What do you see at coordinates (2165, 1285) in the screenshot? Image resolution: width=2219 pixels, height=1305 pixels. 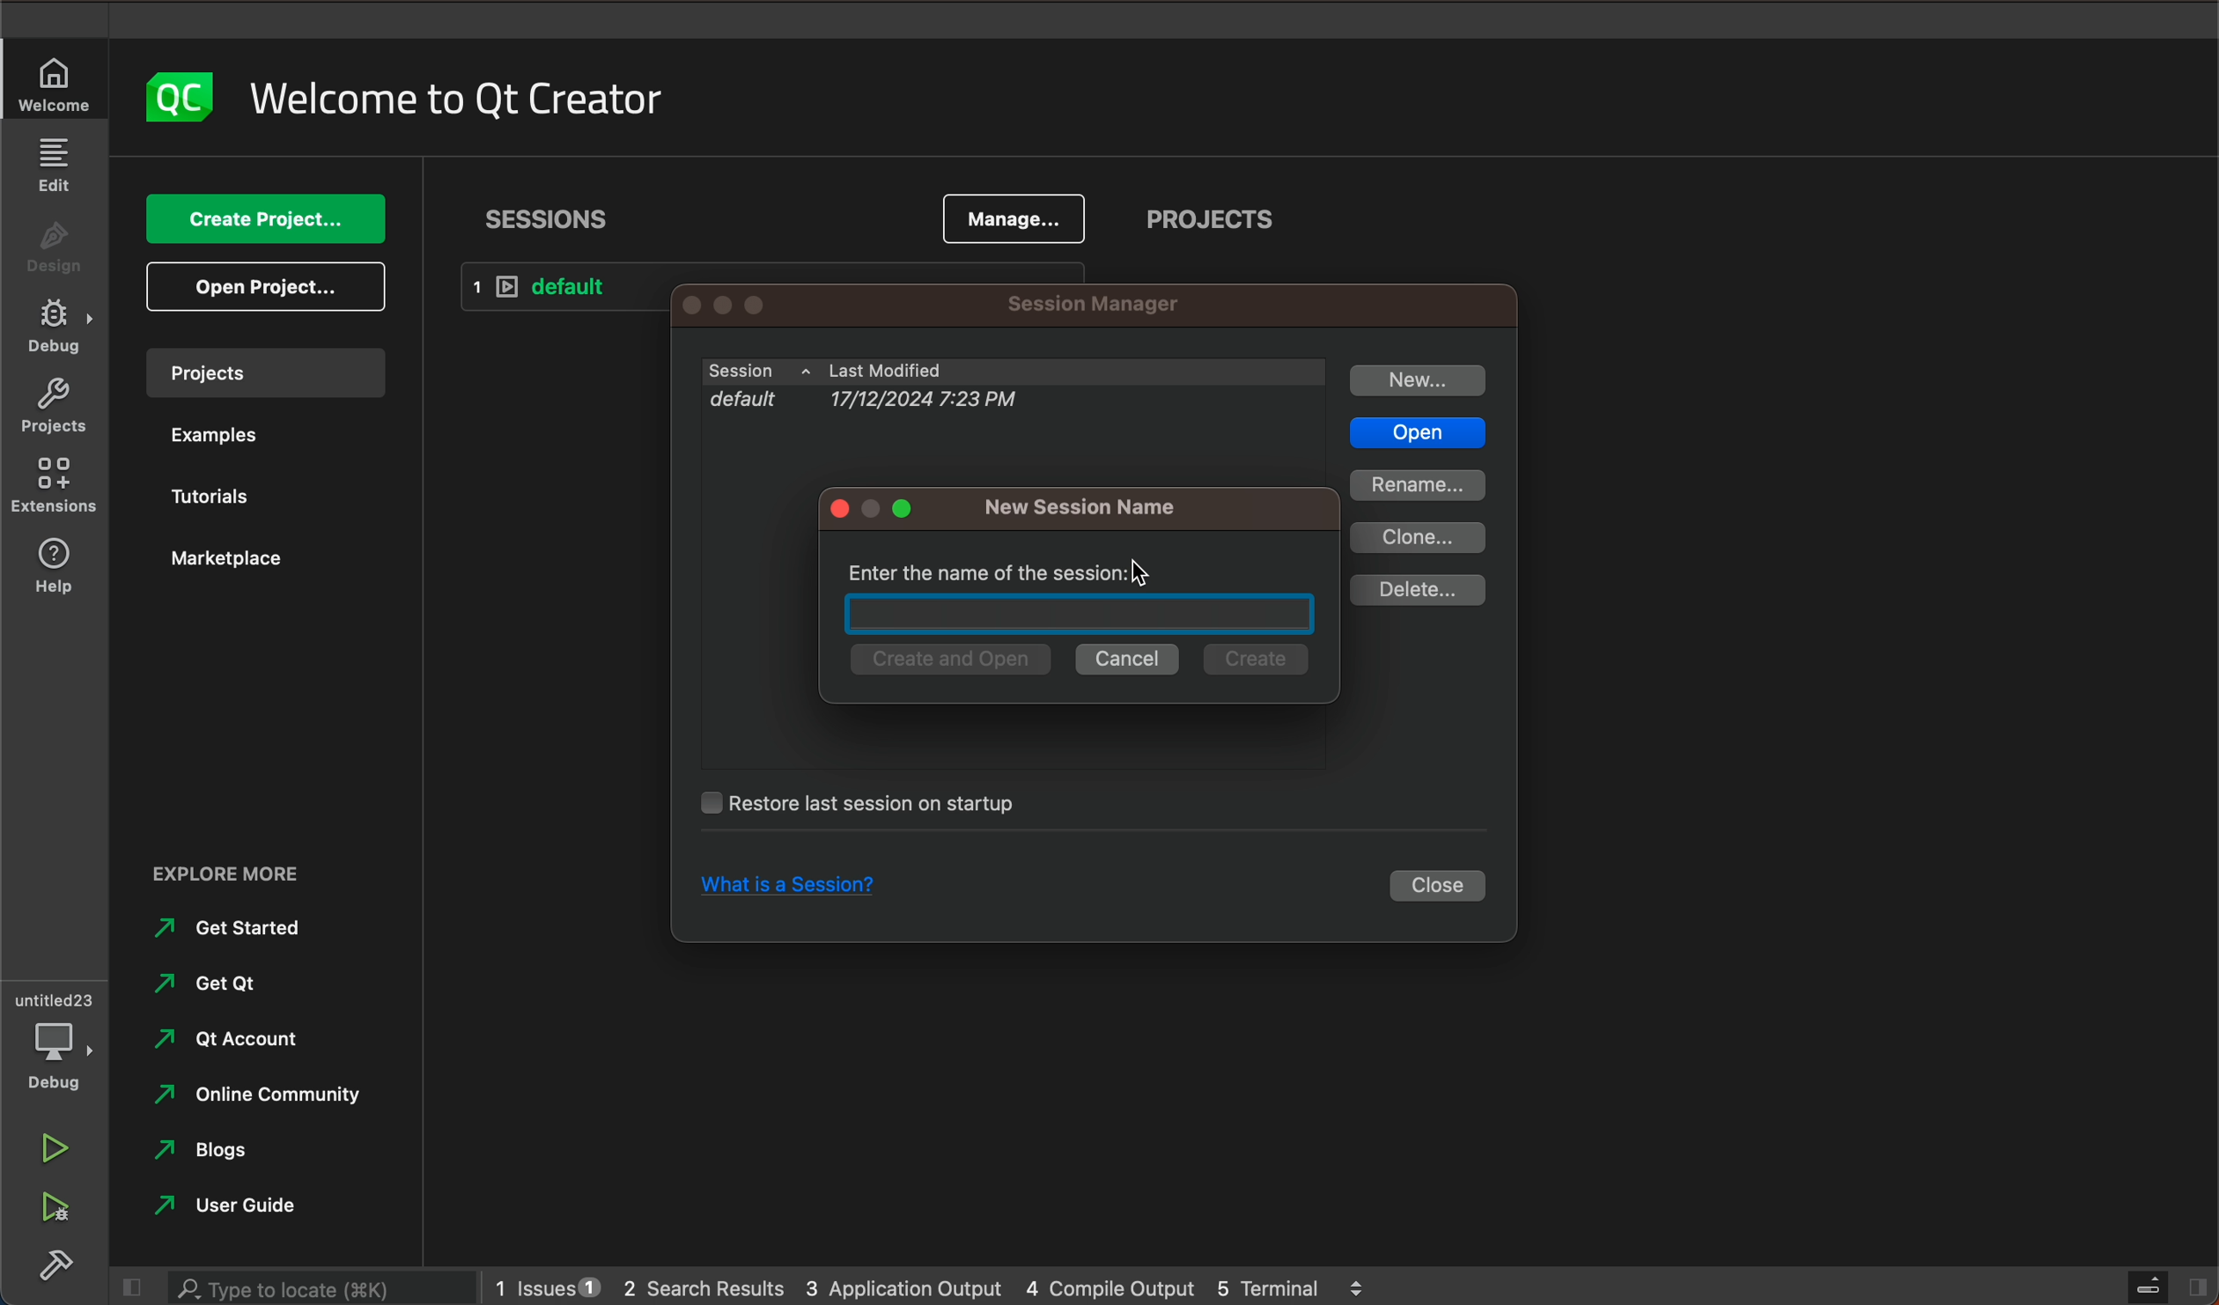 I see `close slidebar` at bounding box center [2165, 1285].